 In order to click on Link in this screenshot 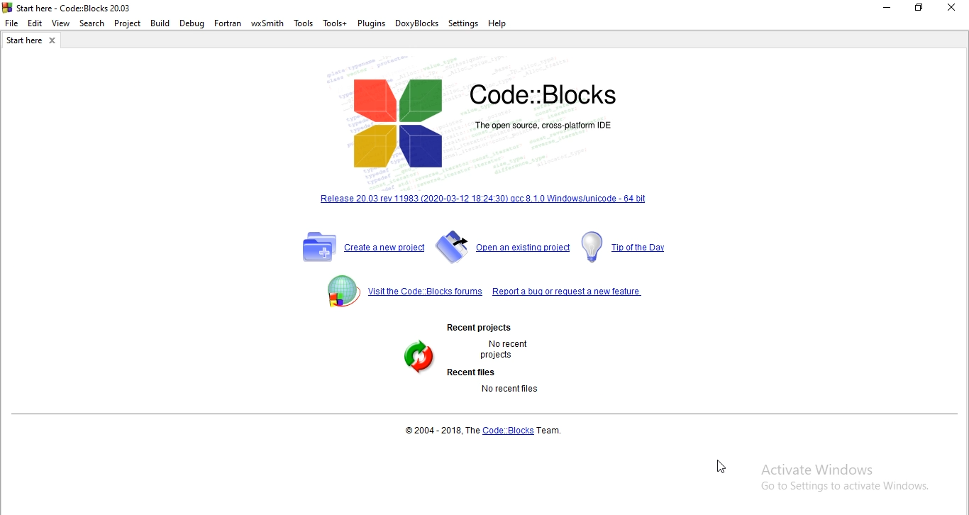, I will do `click(524, 247)`.